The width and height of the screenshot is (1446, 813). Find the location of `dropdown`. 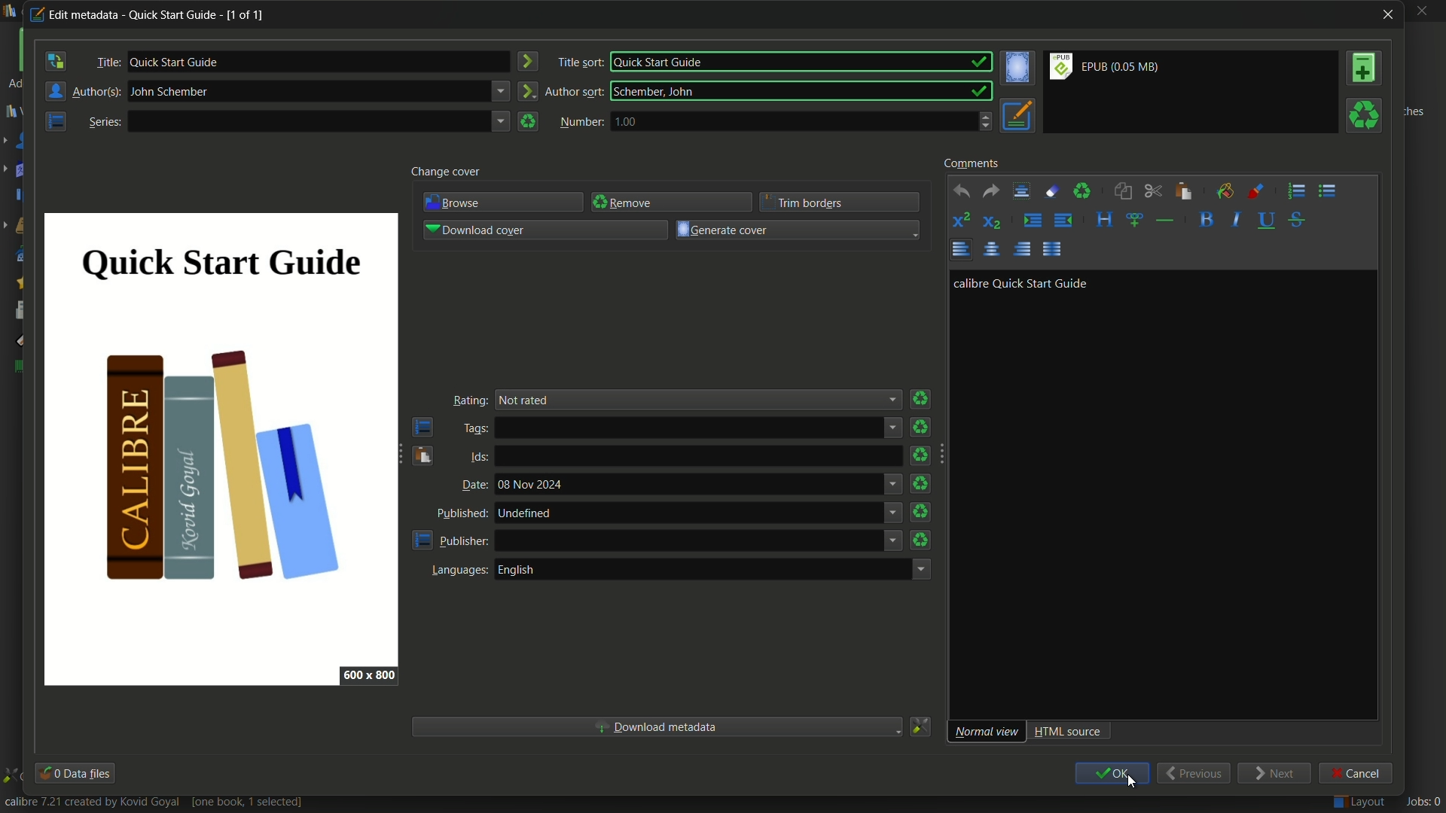

dropdown is located at coordinates (892, 513).